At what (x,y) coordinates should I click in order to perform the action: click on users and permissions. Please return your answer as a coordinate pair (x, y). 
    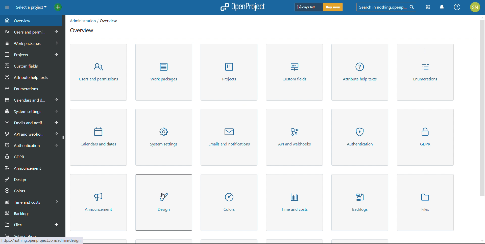
    Looking at the image, I should click on (99, 72).